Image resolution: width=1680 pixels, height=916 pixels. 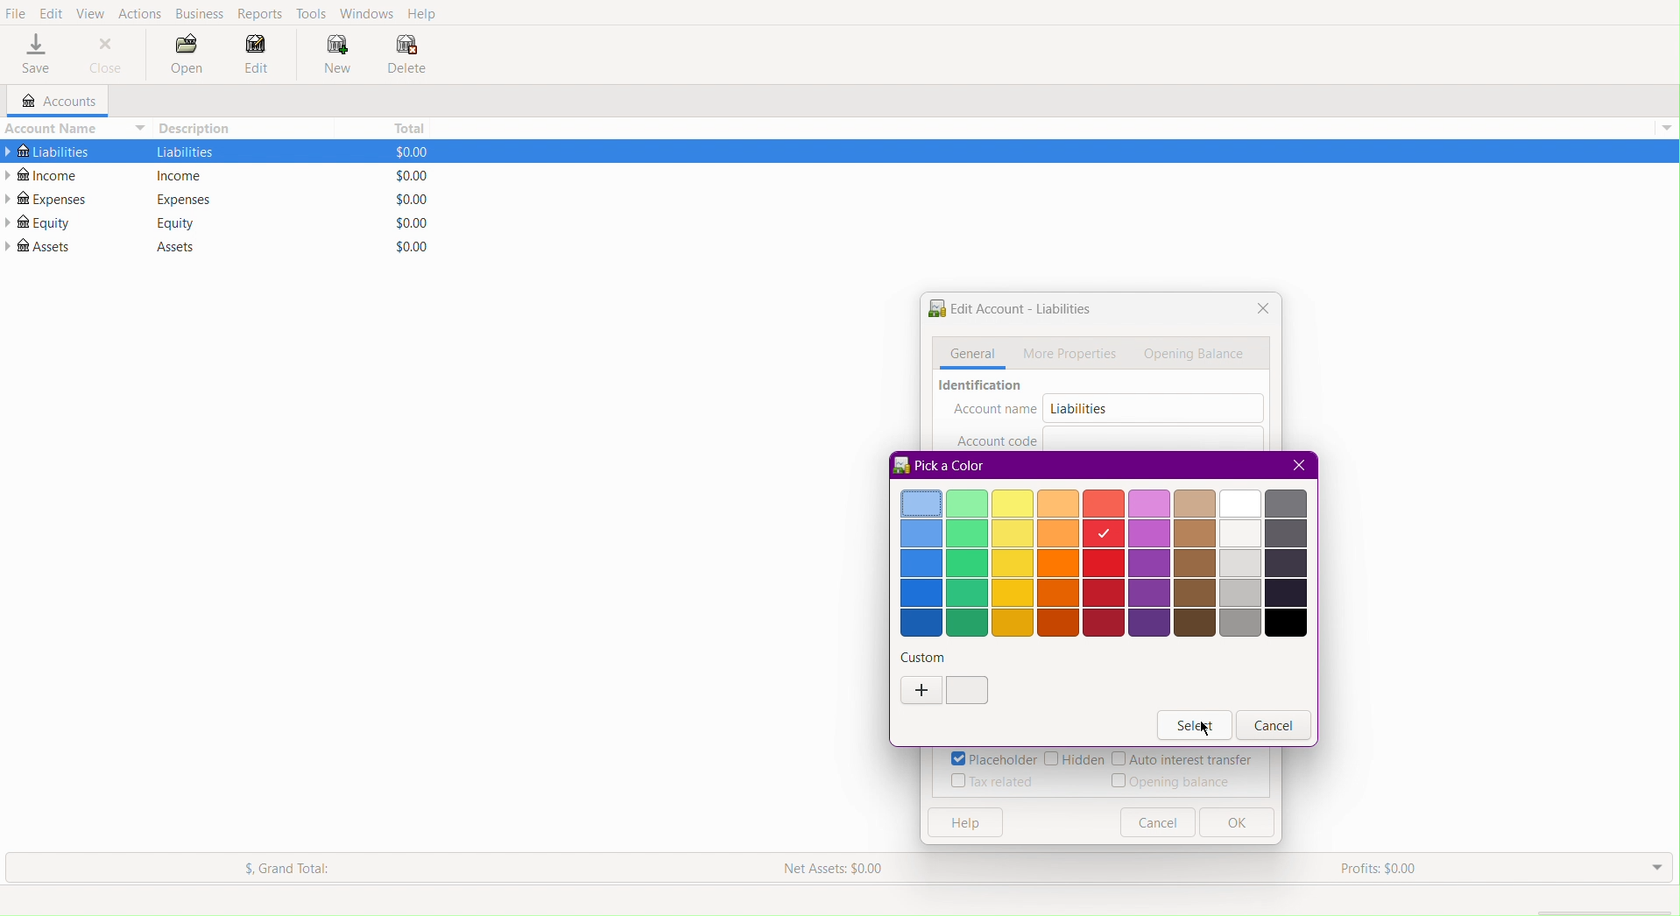 What do you see at coordinates (329, 54) in the screenshot?
I see `New` at bounding box center [329, 54].